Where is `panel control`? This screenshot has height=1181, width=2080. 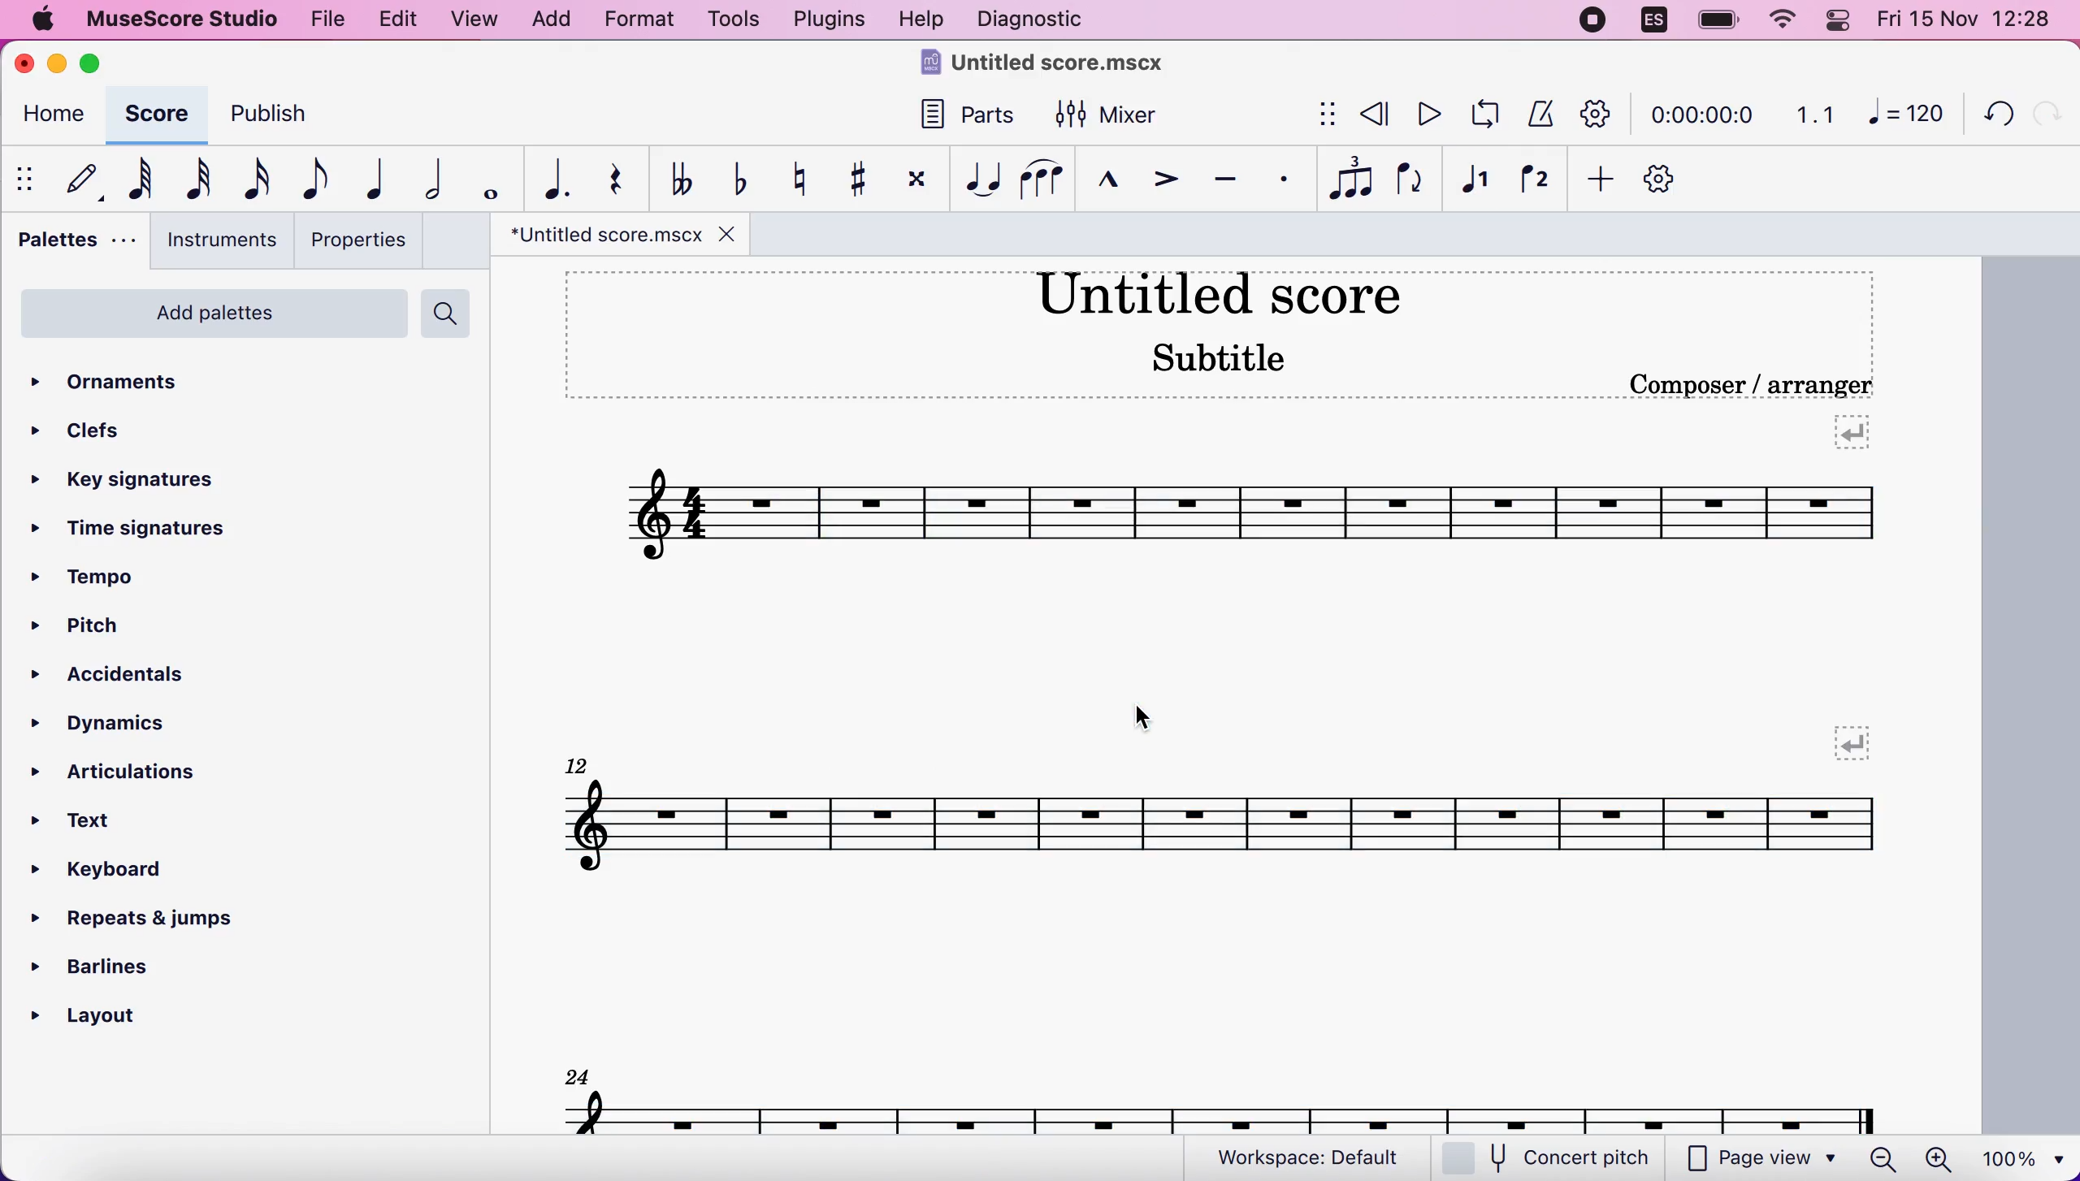 panel control is located at coordinates (1842, 20).